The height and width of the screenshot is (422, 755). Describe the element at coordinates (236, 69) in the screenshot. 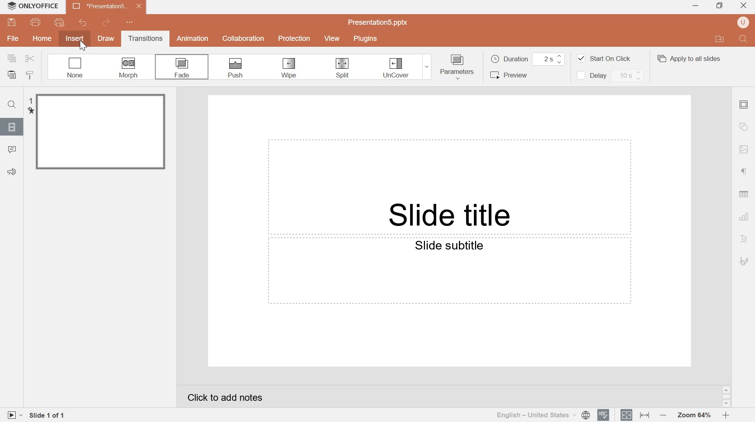

I see `Push` at that location.